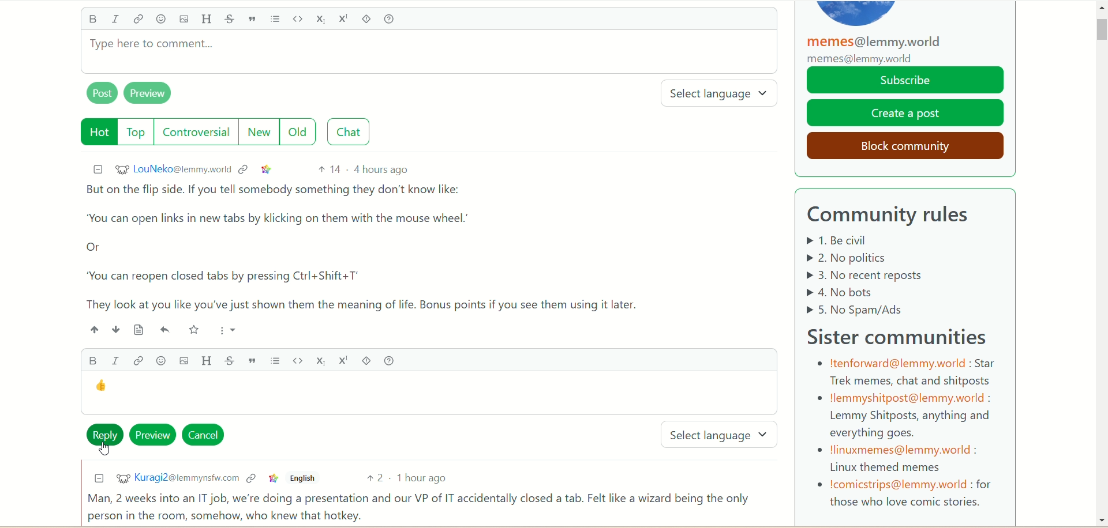 This screenshot has width=1108, height=528. I want to click on code, so click(300, 18).